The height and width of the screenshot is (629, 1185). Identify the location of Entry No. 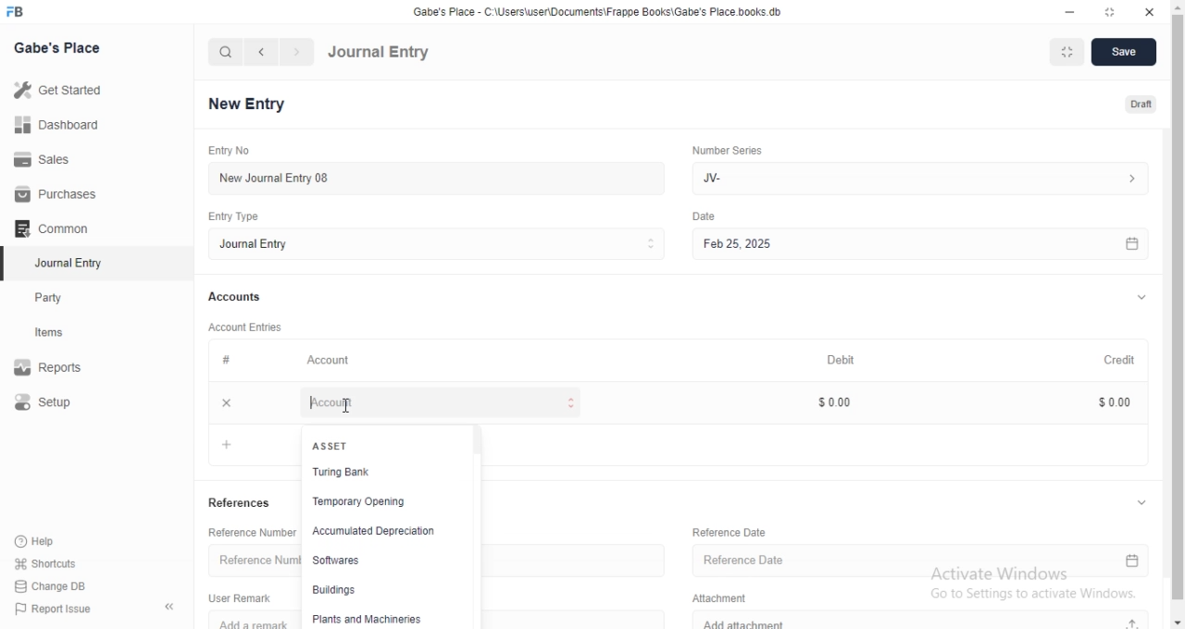
(227, 149).